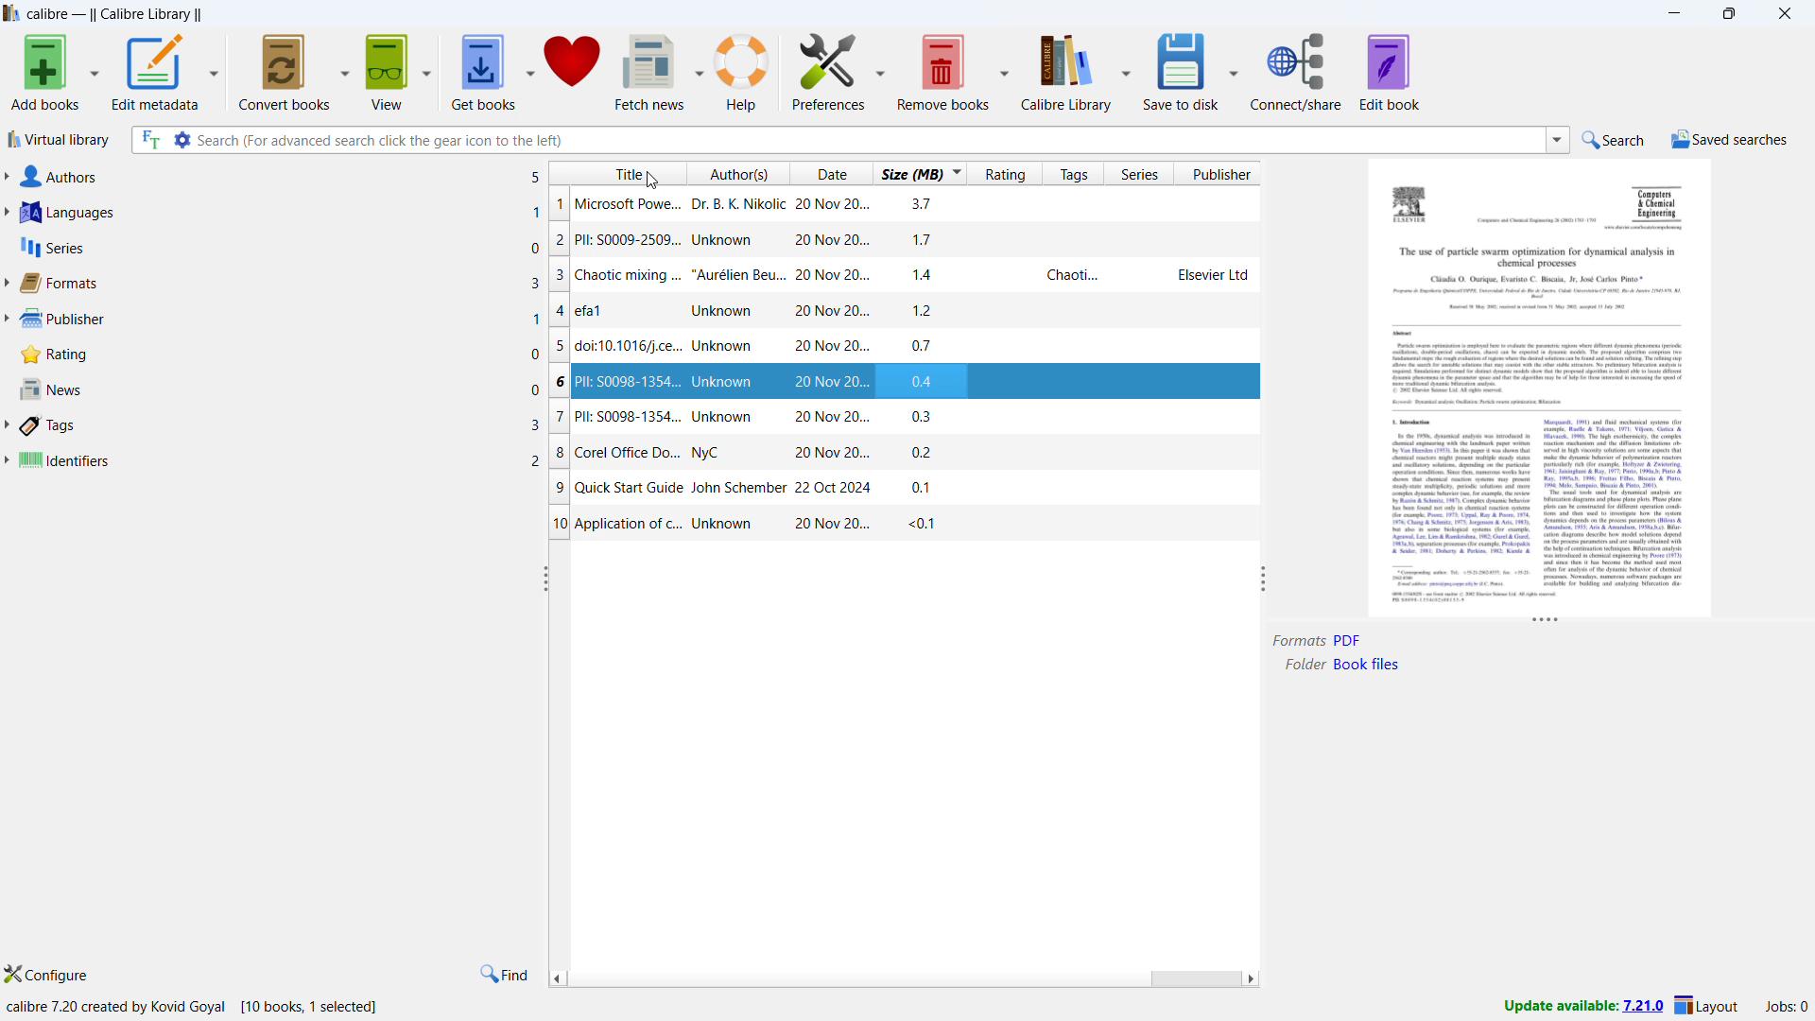 This screenshot has height=1021, width=1815. I want to click on preferences , so click(830, 69).